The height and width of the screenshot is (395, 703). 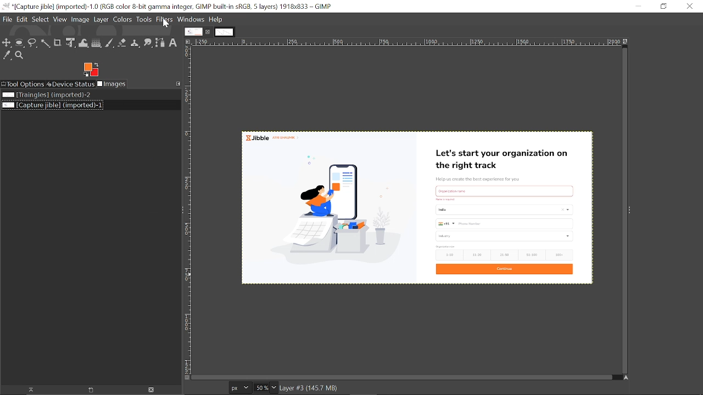 What do you see at coordinates (631, 210) in the screenshot?
I see `Side bar menu` at bounding box center [631, 210].